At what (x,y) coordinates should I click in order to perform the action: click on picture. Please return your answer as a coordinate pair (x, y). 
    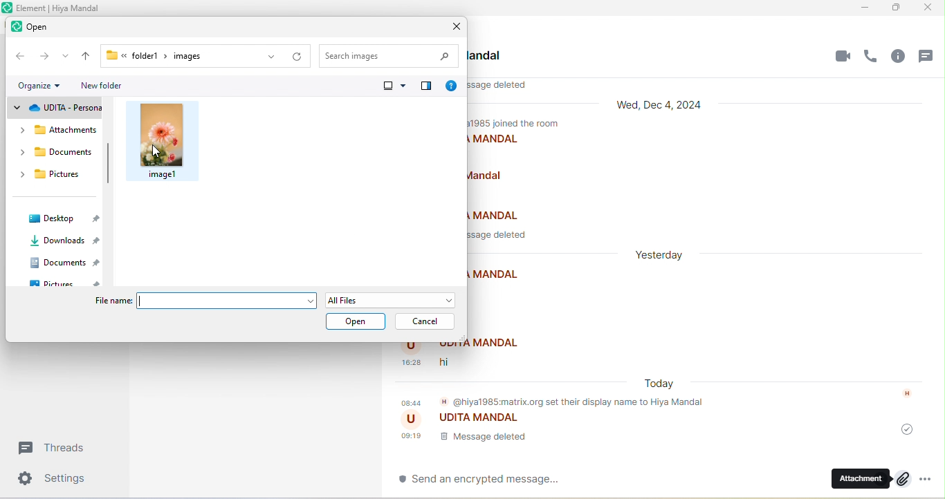
    Looking at the image, I should click on (69, 283).